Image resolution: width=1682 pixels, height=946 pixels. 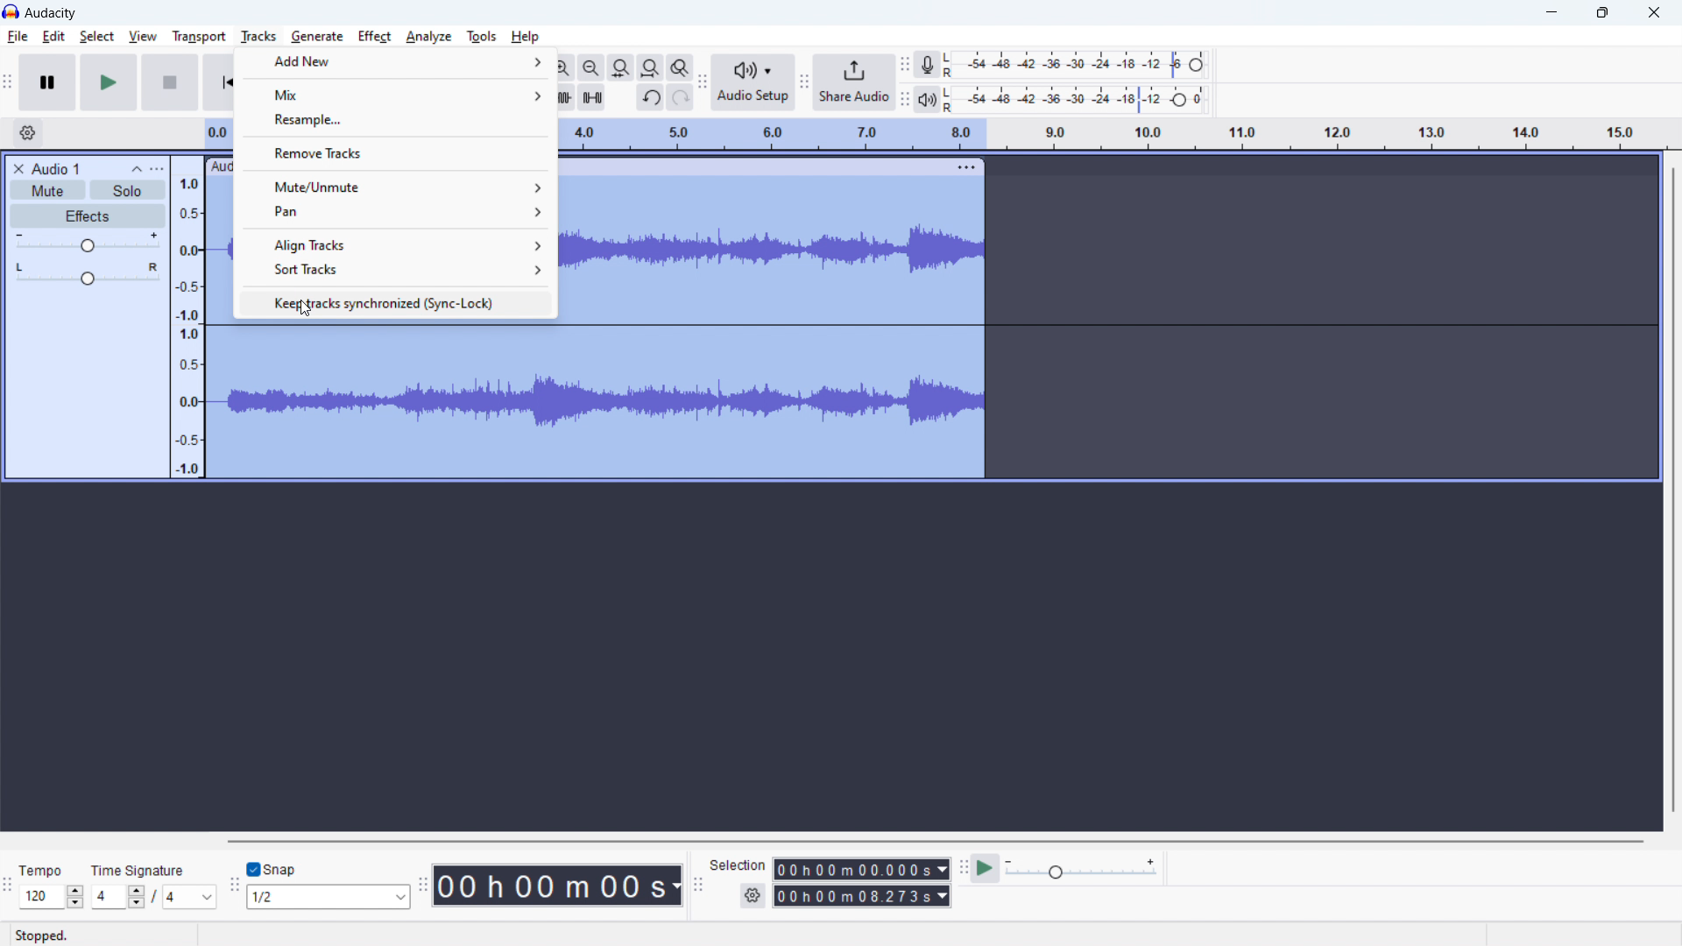 I want to click on title, so click(x=51, y=13).